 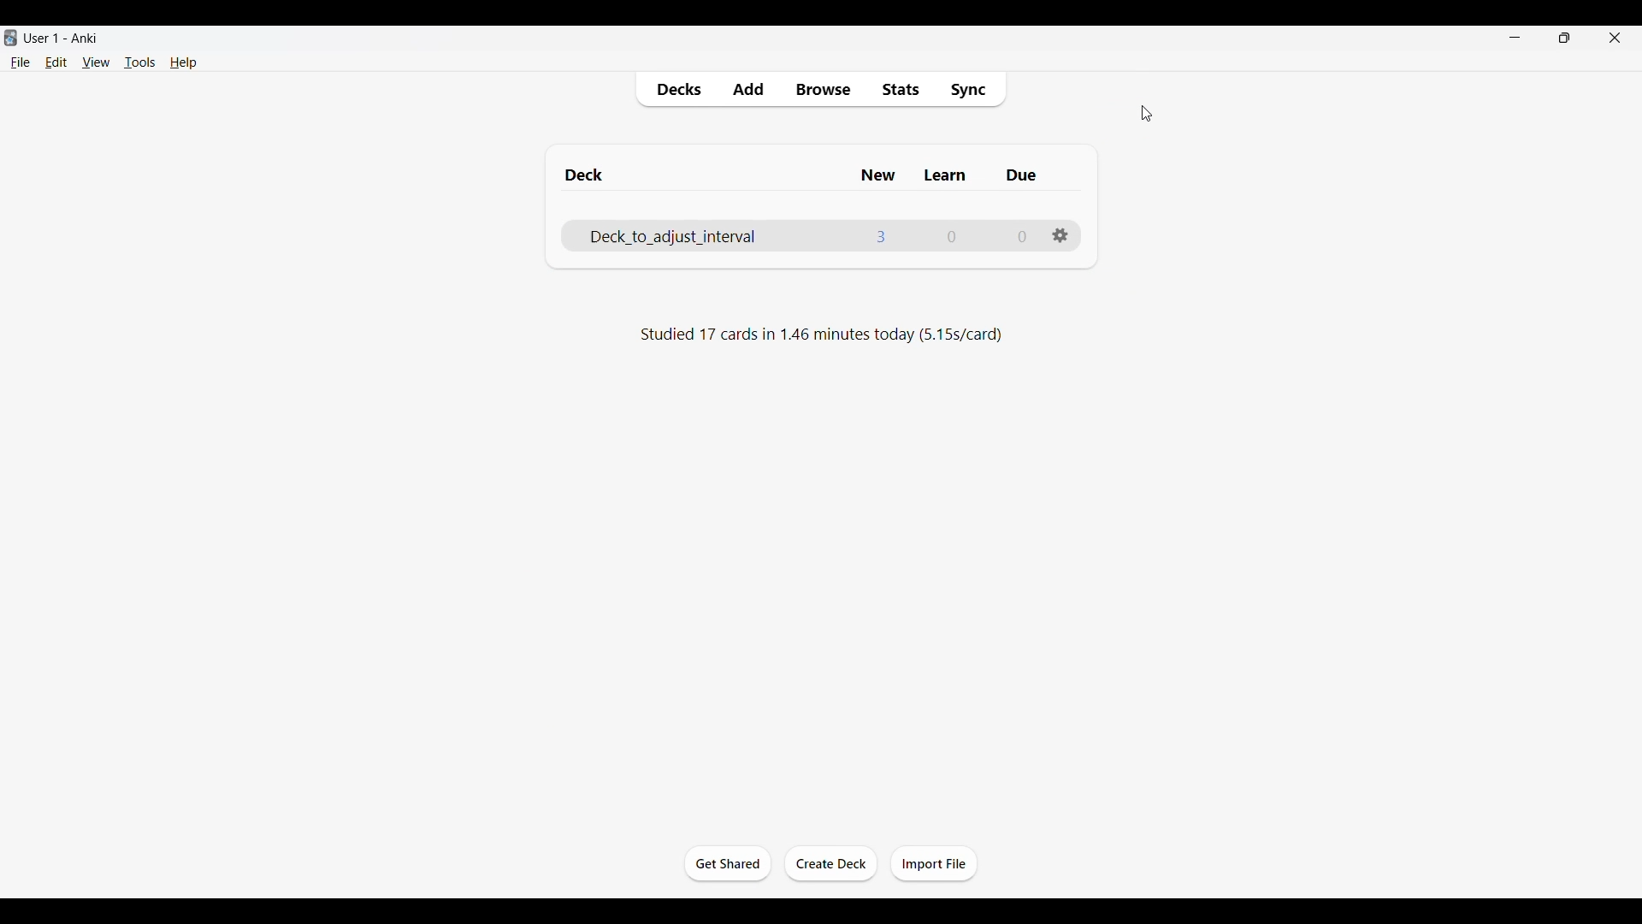 What do you see at coordinates (140, 62) in the screenshot?
I see `Tools menu` at bounding box center [140, 62].